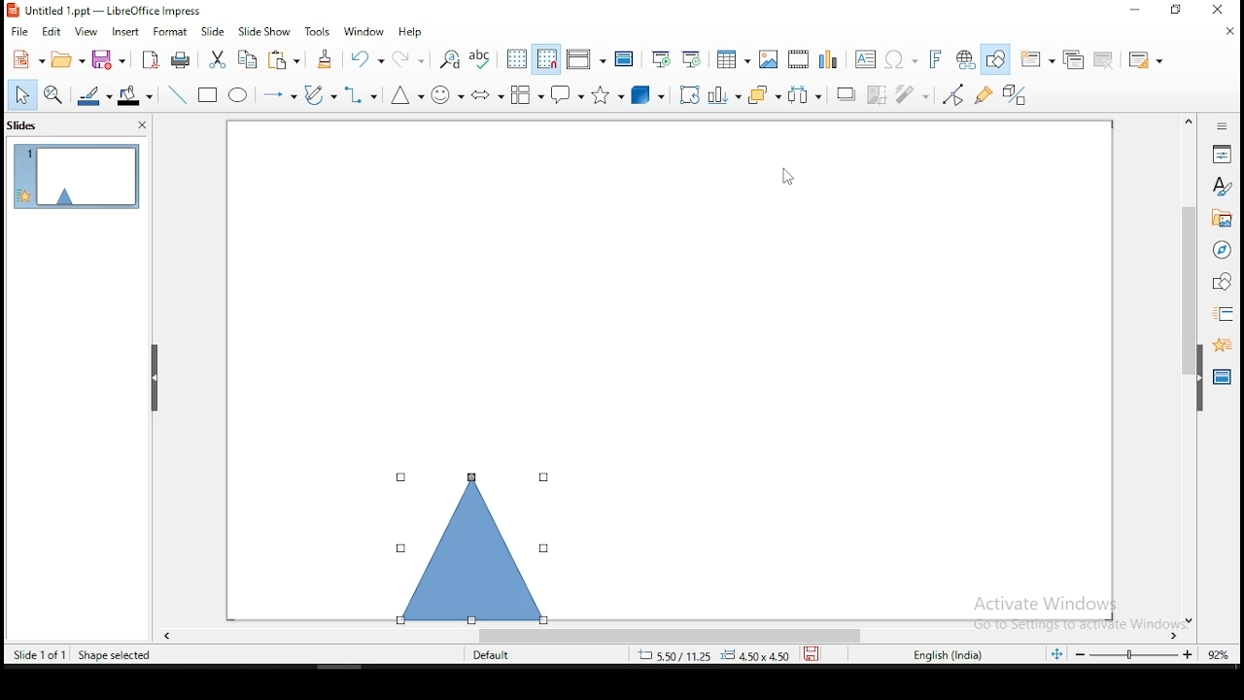 This screenshot has height=700, width=1244. I want to click on close, so click(1226, 8).